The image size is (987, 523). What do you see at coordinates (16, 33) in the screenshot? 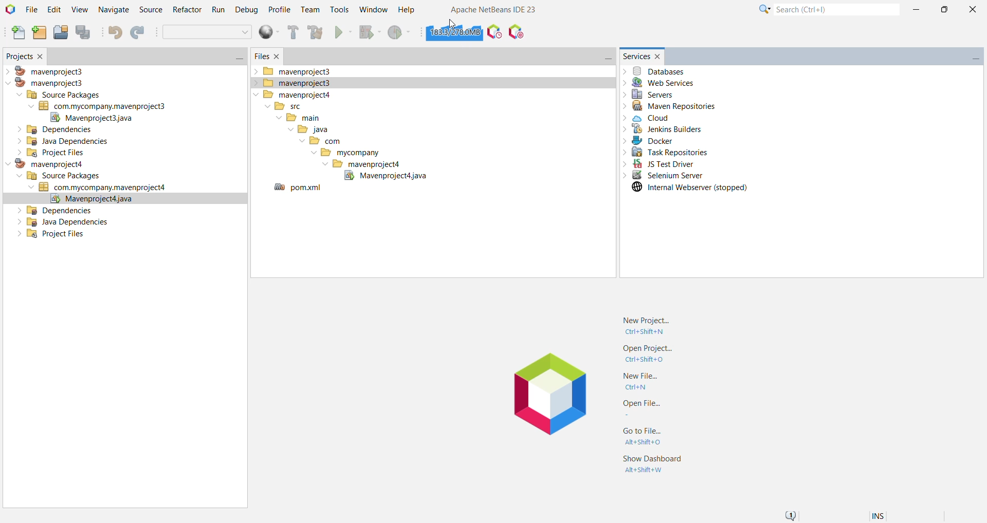
I see `New File` at bounding box center [16, 33].